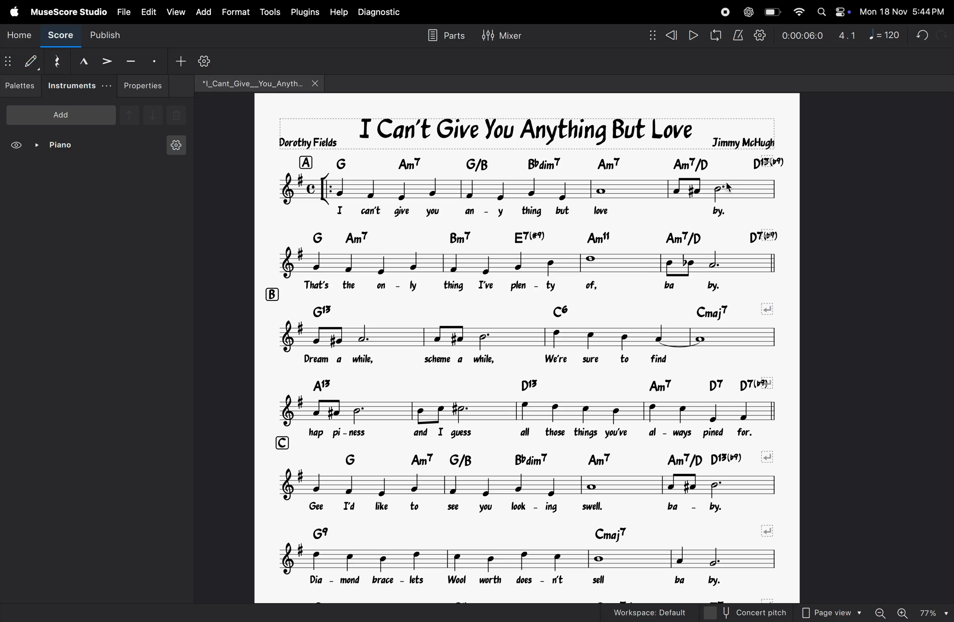  What do you see at coordinates (22, 86) in the screenshot?
I see `palettes` at bounding box center [22, 86].